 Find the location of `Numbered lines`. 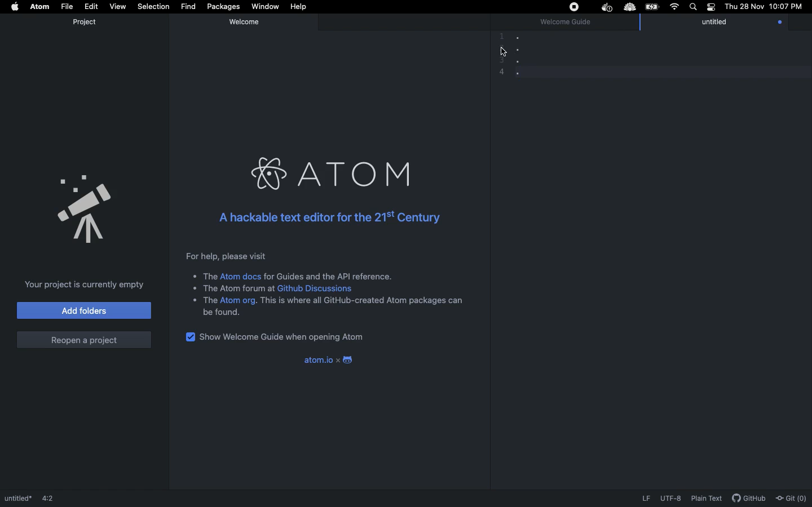

Numbered lines is located at coordinates (499, 55).